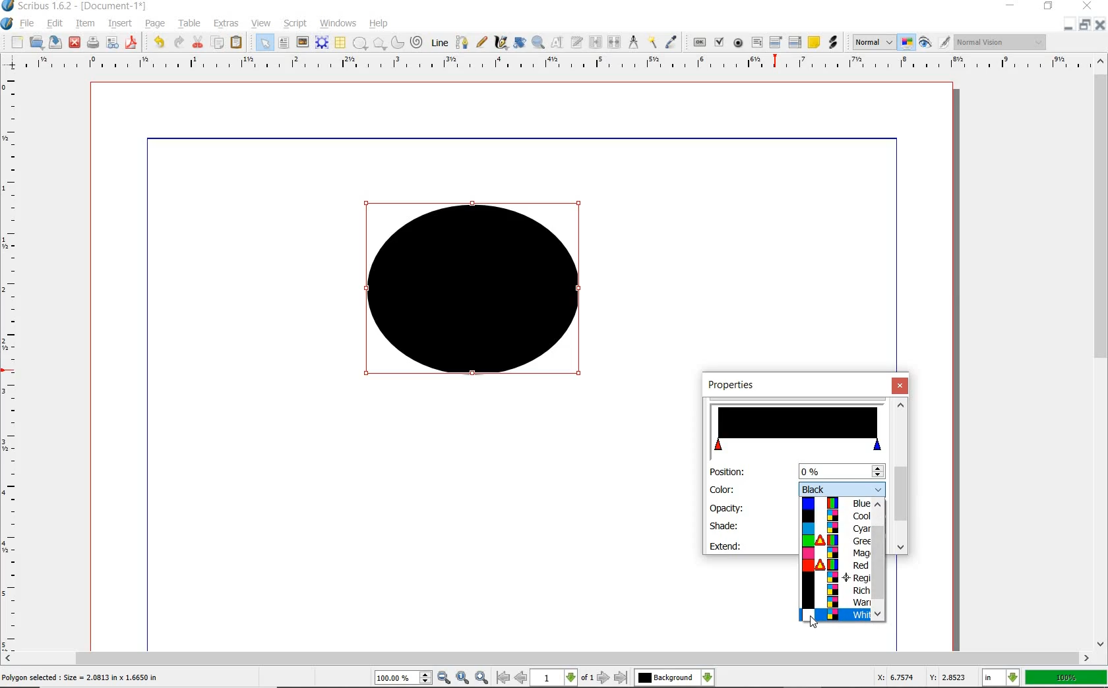  I want to click on SYSTEM LOGO, so click(7, 24).